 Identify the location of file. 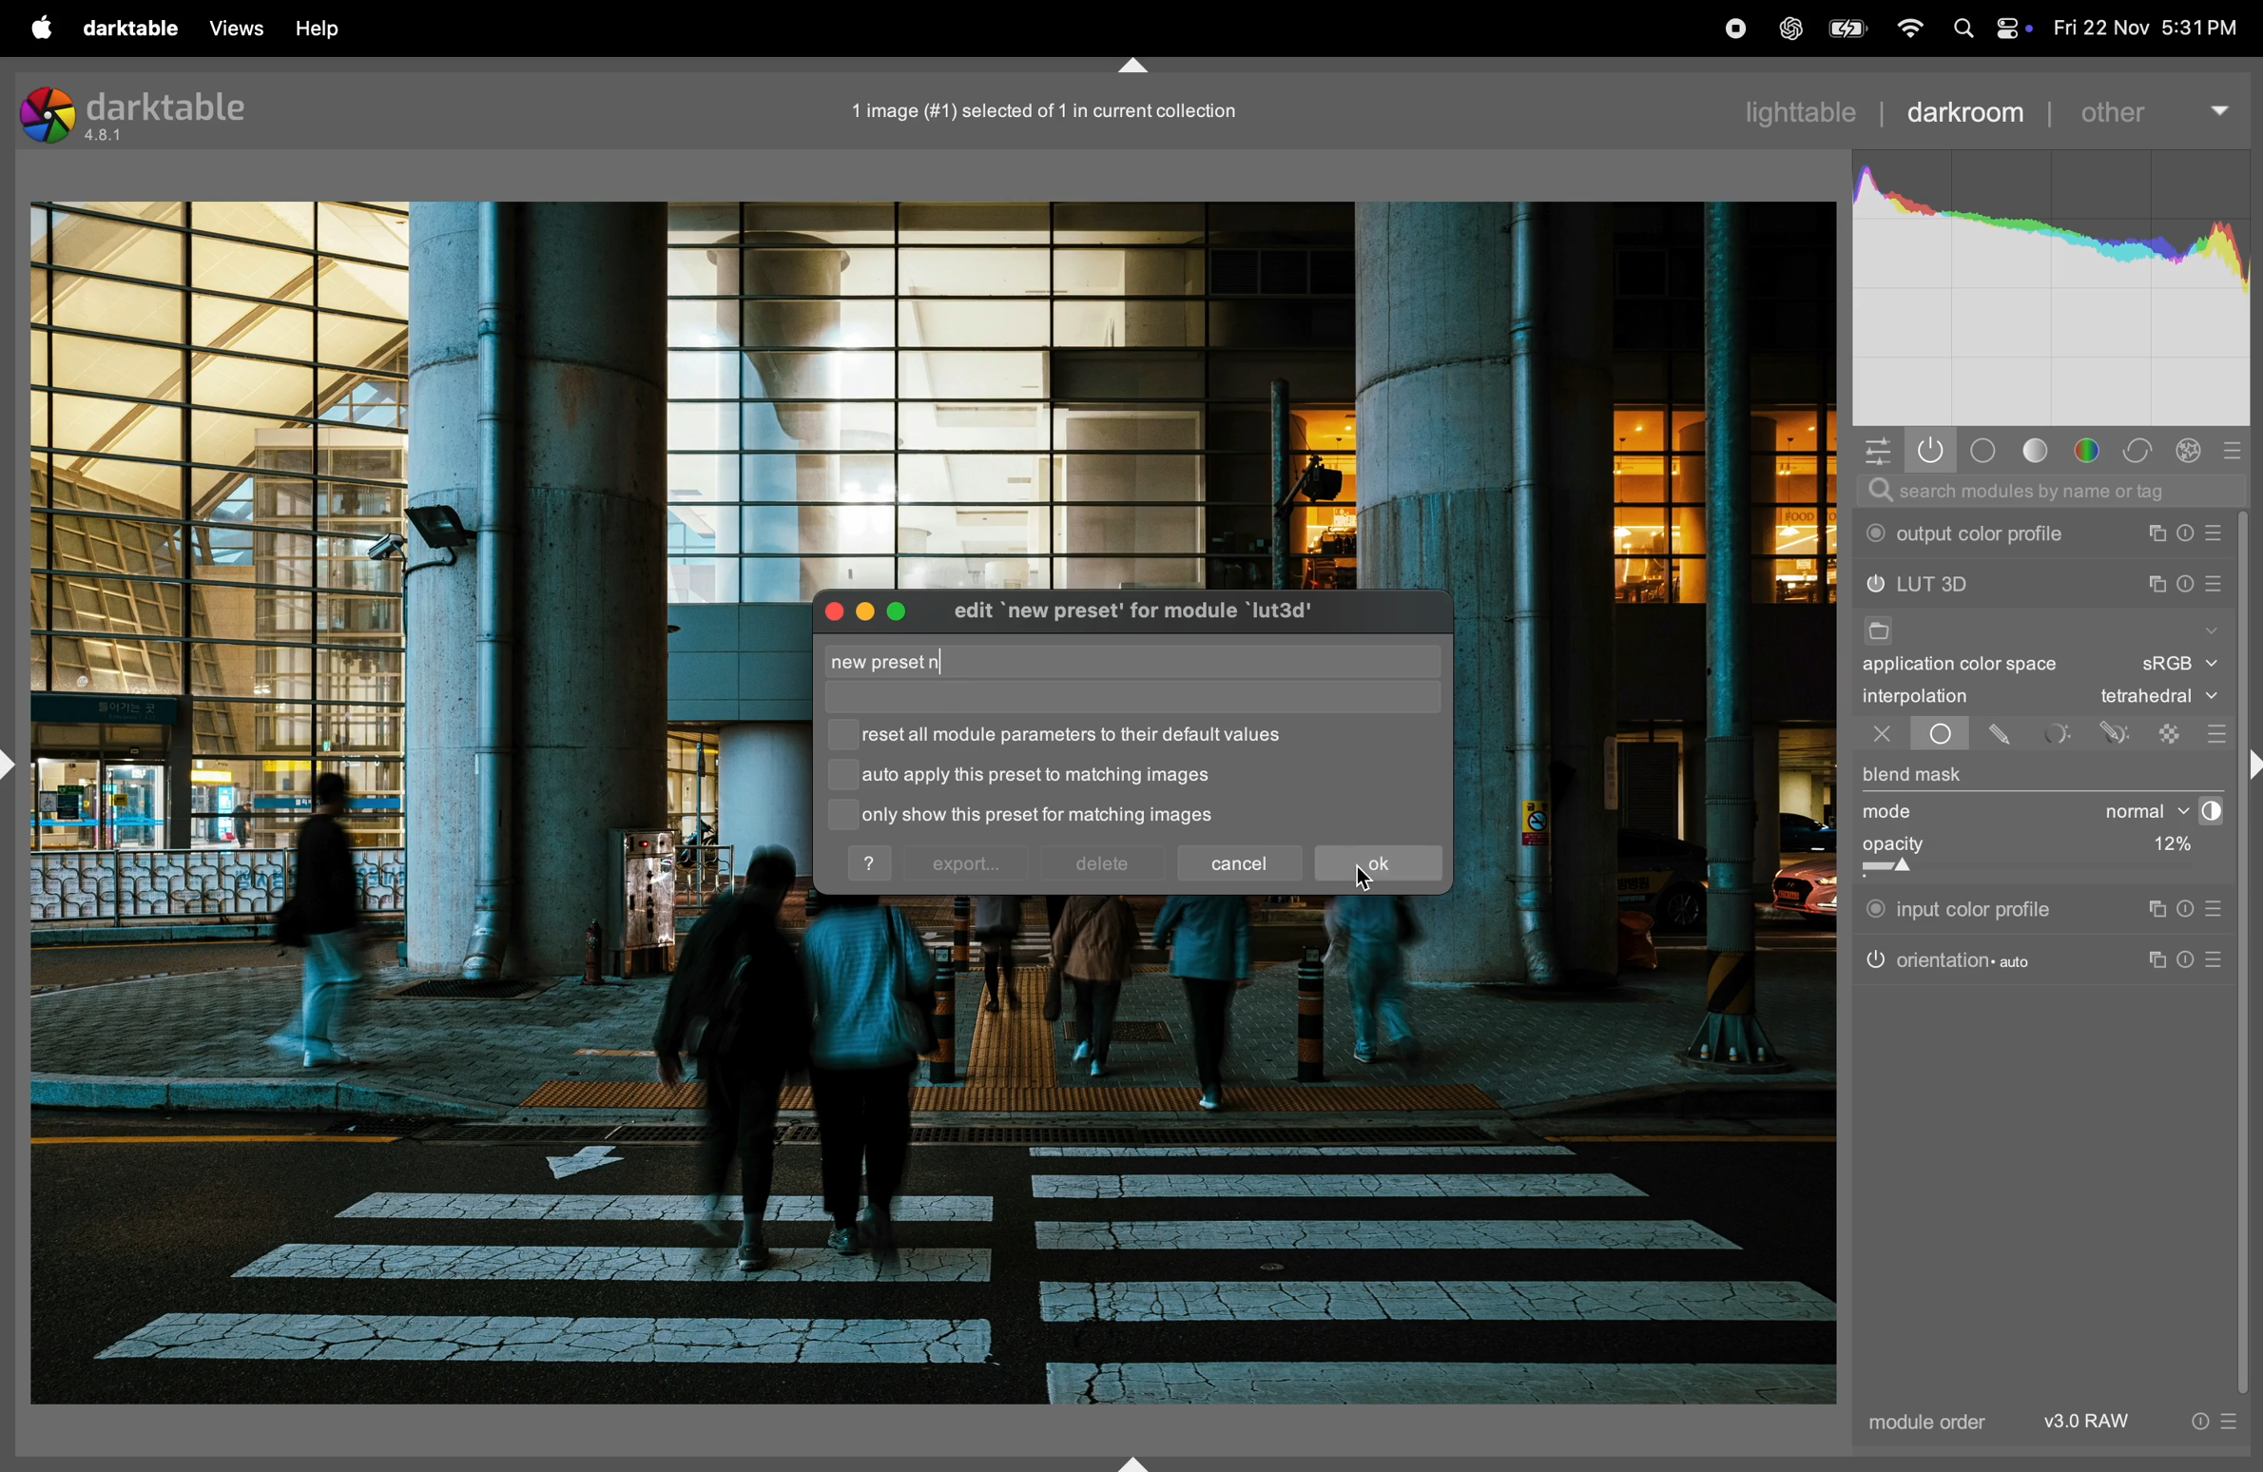
(1876, 633).